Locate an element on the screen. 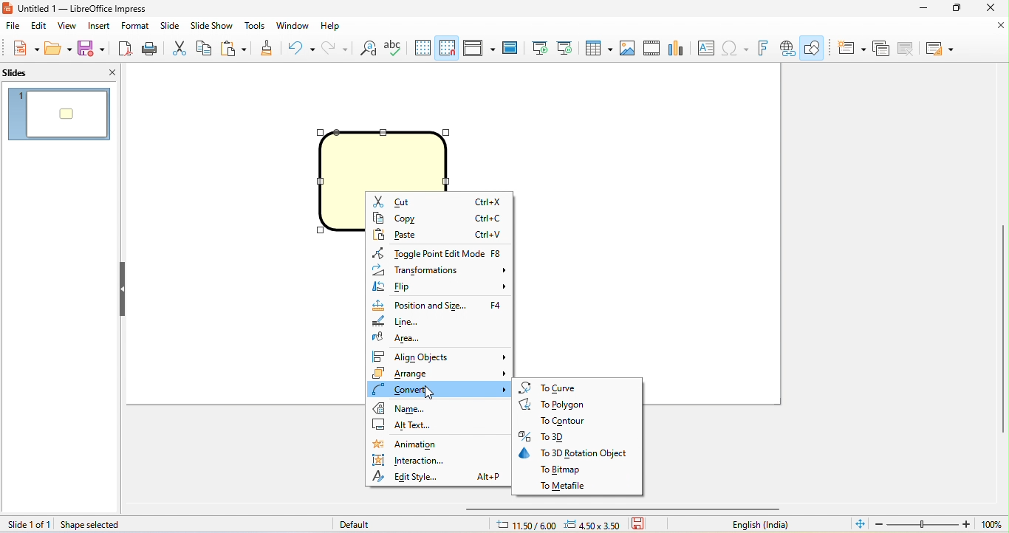 This screenshot has height=533, width=1009. open is located at coordinates (57, 47).